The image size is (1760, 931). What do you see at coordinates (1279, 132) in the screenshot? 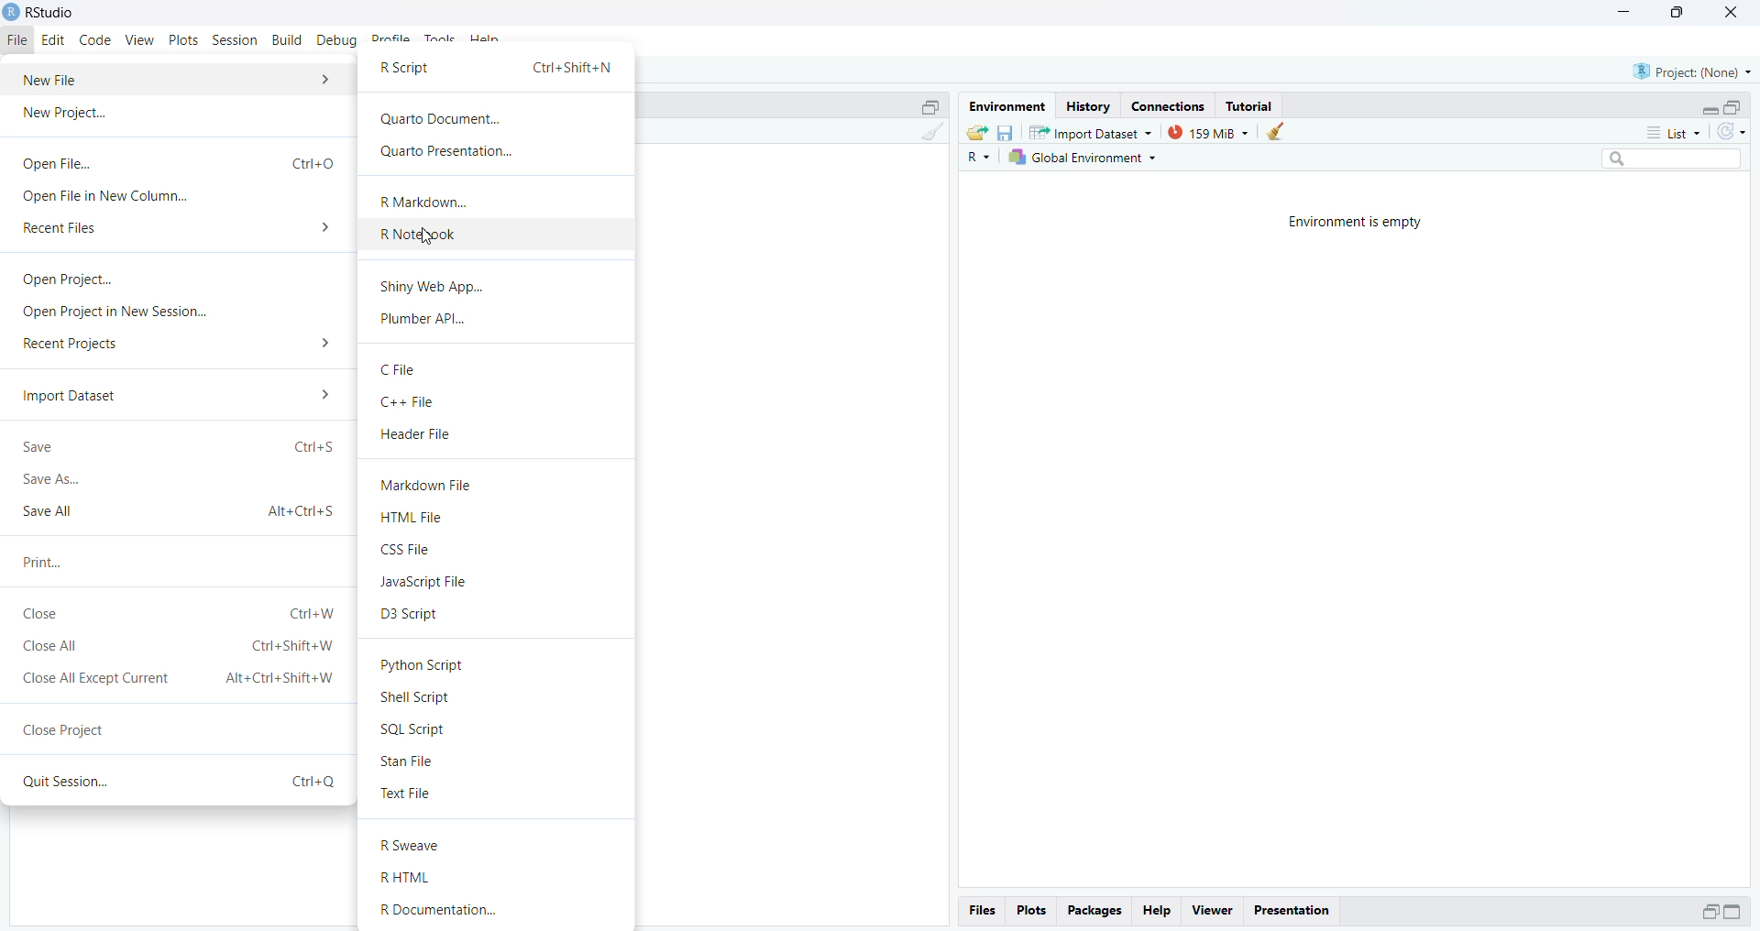
I see `clear object from the workspace` at bounding box center [1279, 132].